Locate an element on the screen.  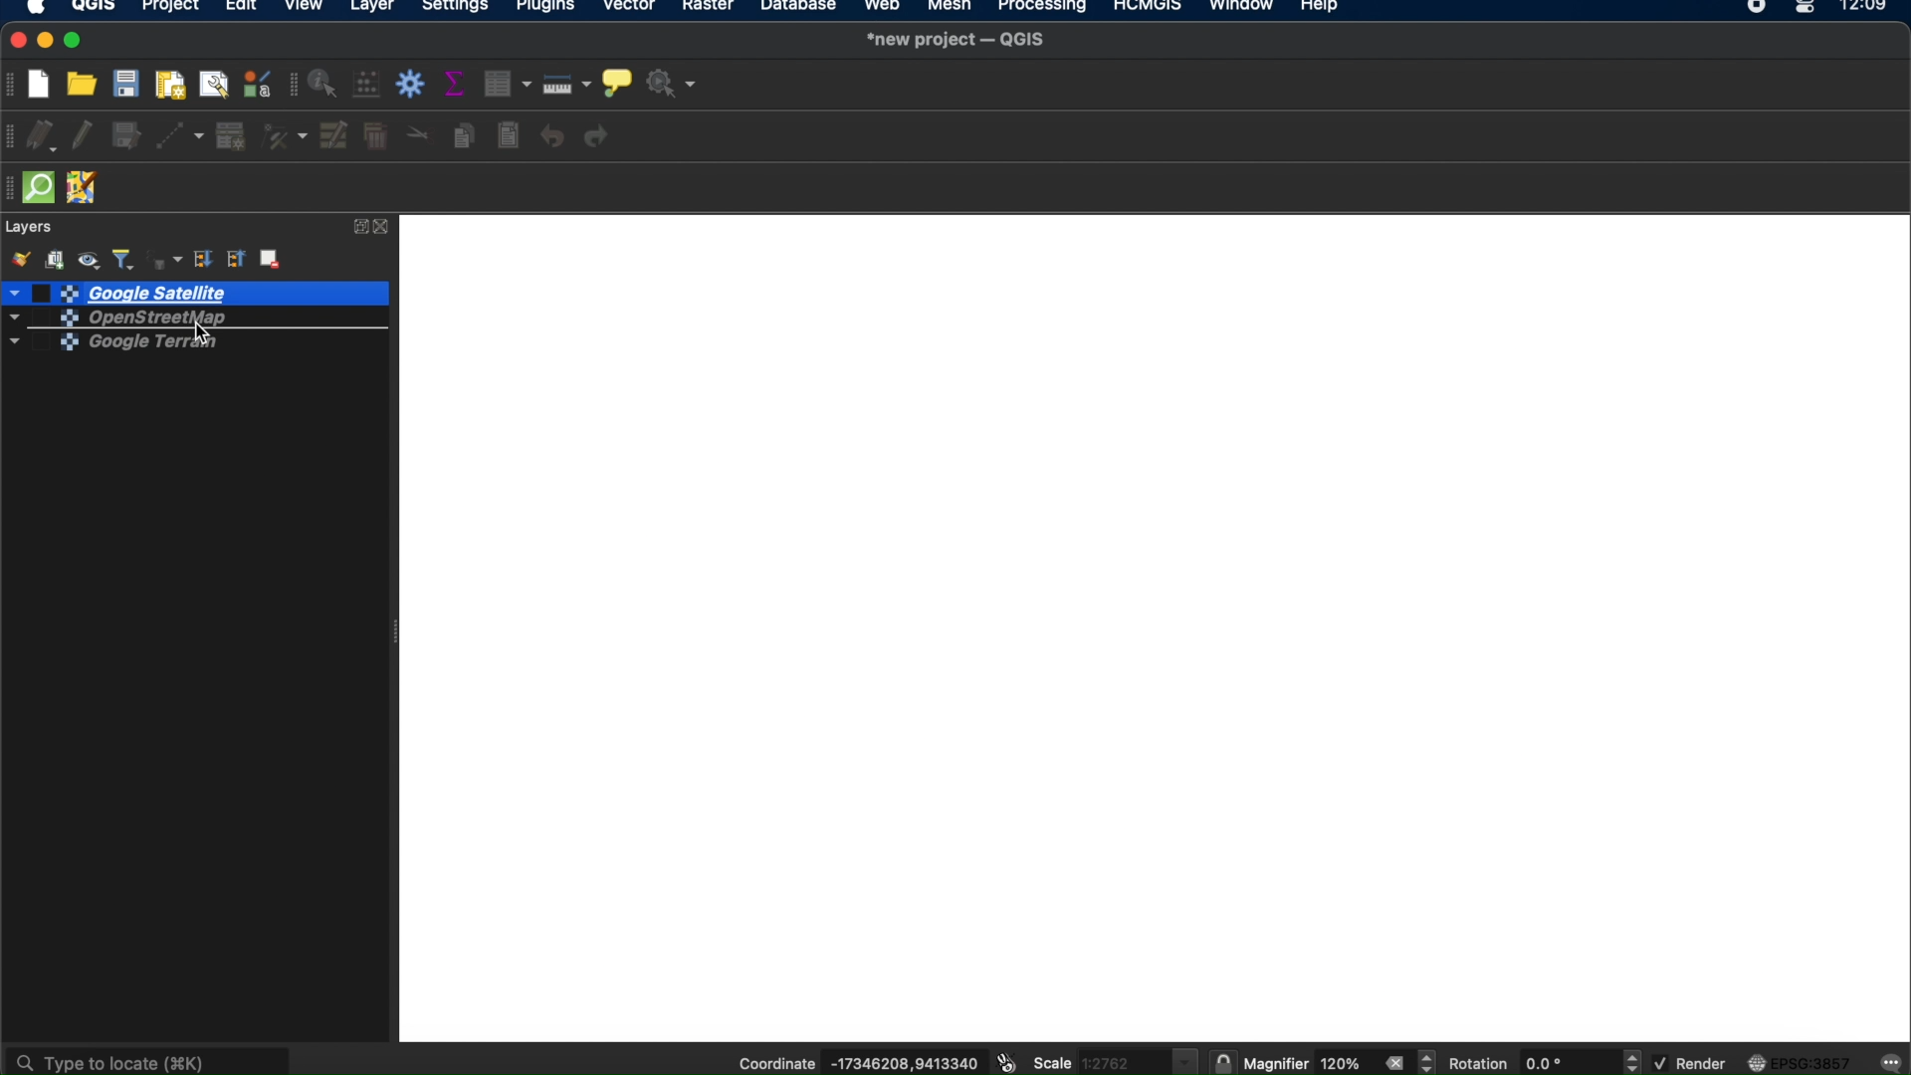
EPSG:3857 is located at coordinates (1804, 1062).